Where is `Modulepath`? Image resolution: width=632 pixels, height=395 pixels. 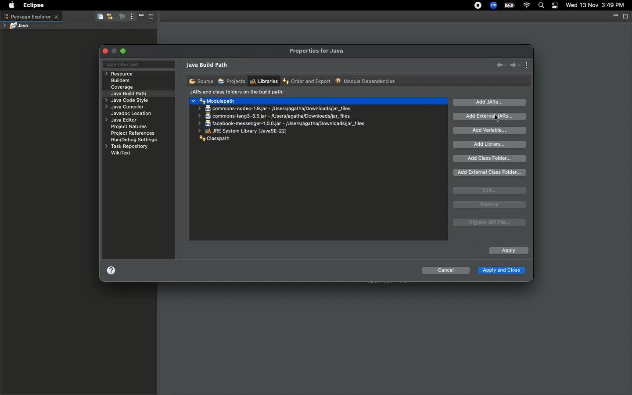 Modulepath is located at coordinates (214, 101).